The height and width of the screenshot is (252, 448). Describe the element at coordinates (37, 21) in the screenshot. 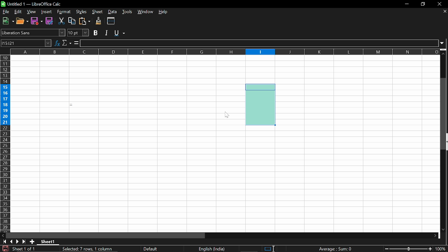

I see `Save as` at that location.